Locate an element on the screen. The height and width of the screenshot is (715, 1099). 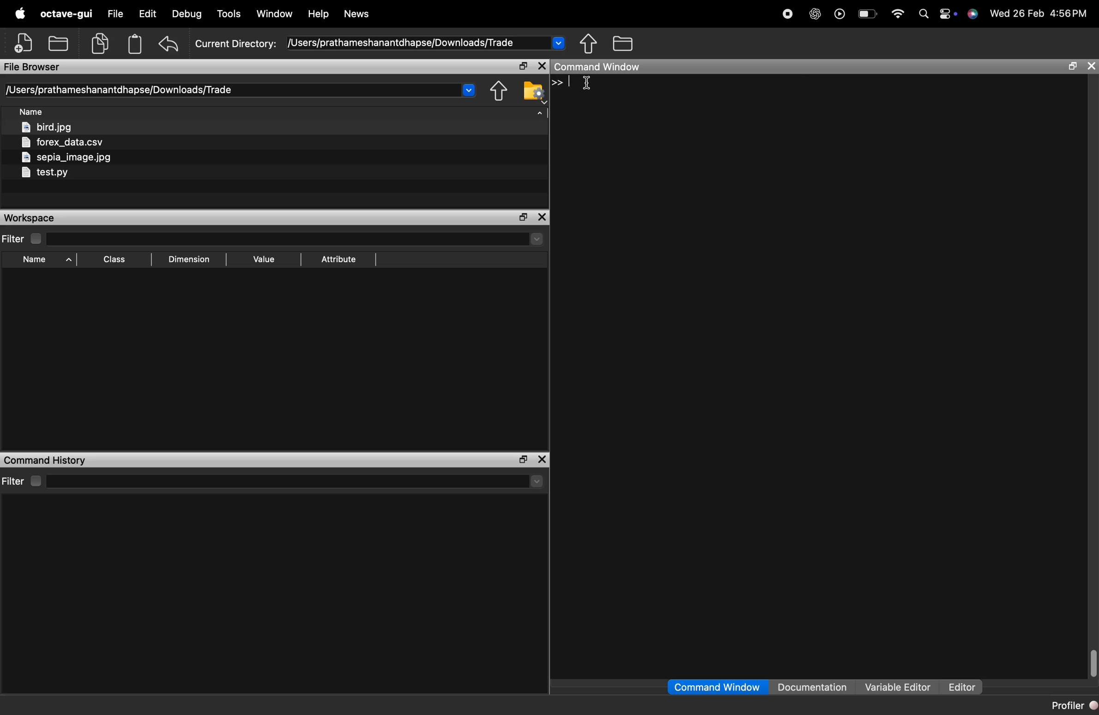
Documentation is located at coordinates (814, 688).